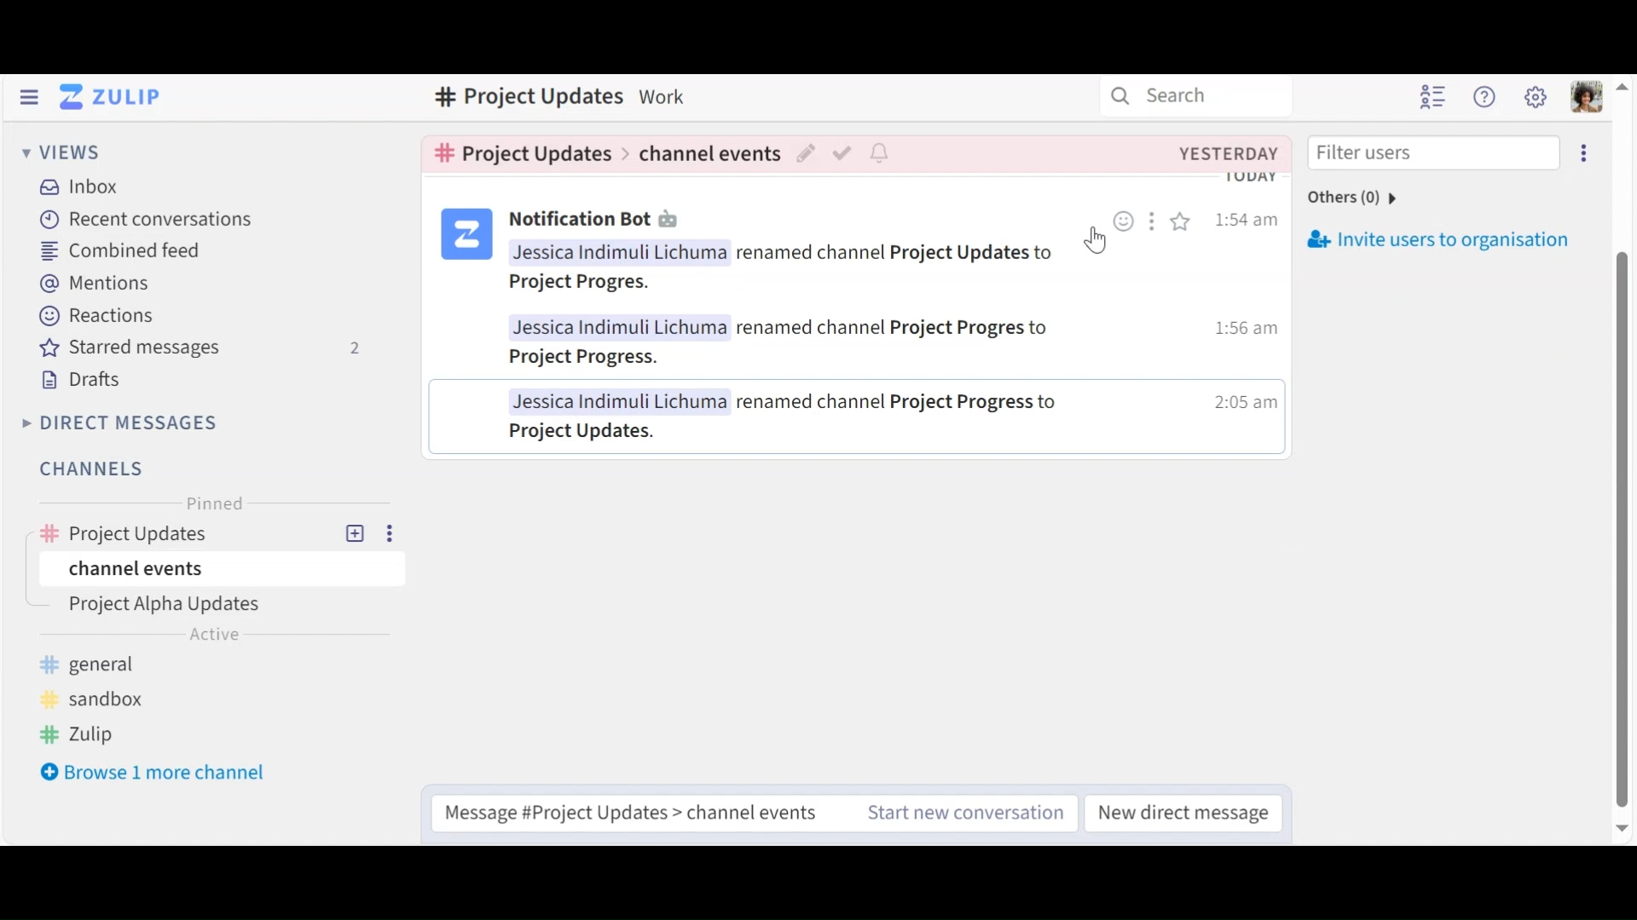  I want to click on Starred messages, so click(207, 349).